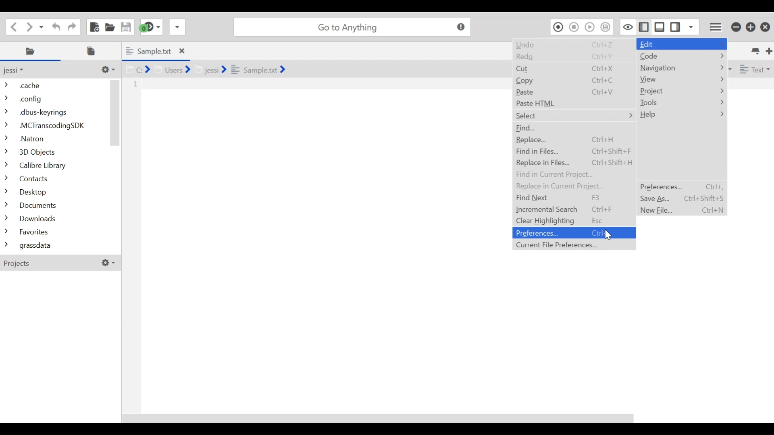 The height and width of the screenshot is (435, 774). I want to click on Open file, so click(110, 26).